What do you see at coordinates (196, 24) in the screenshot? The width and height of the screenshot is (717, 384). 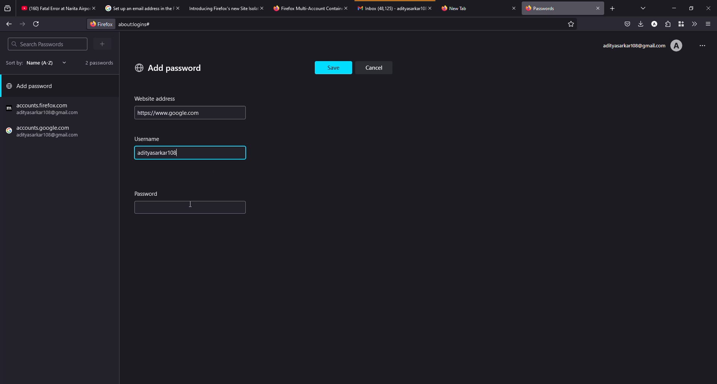 I see `about` at bounding box center [196, 24].